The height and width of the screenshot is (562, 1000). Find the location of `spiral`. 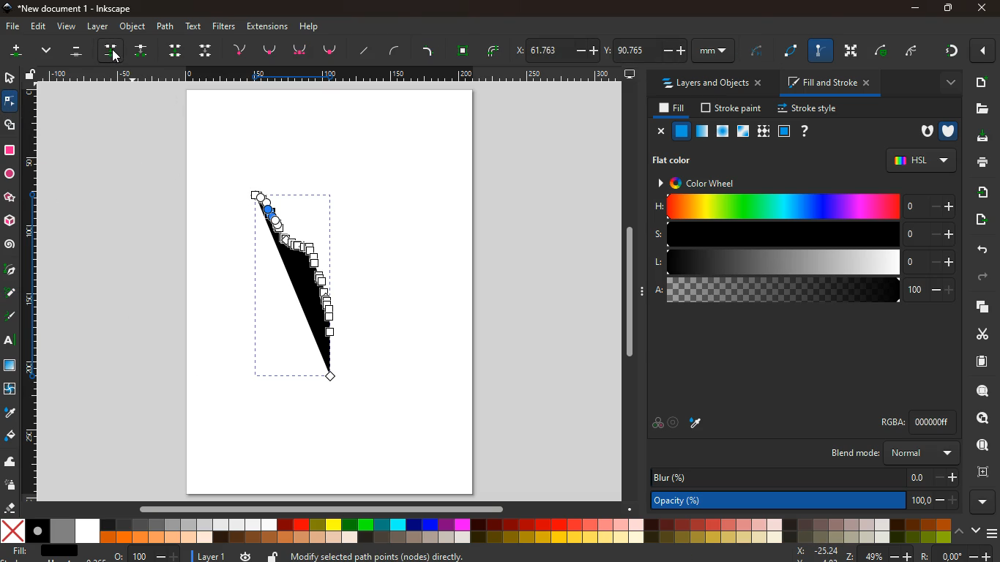

spiral is located at coordinates (10, 244).